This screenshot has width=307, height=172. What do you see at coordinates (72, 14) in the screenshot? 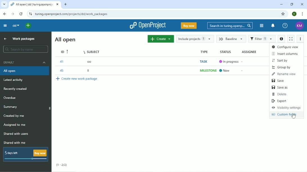
I see `Site` at bounding box center [72, 14].